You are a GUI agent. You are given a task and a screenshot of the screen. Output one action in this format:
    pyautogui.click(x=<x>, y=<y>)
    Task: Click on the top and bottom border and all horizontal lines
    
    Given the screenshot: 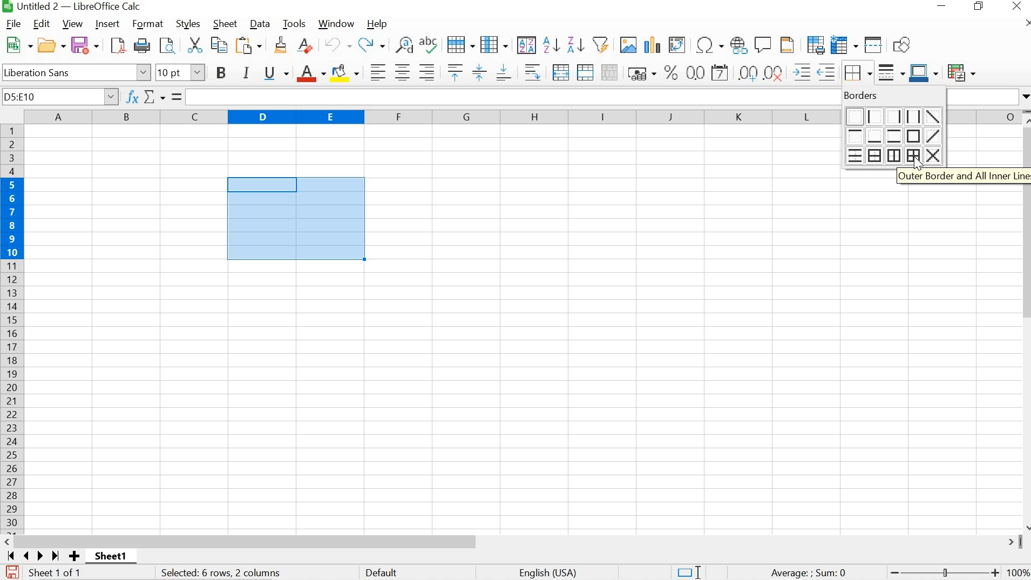 What is the action you would take?
    pyautogui.click(x=853, y=156)
    